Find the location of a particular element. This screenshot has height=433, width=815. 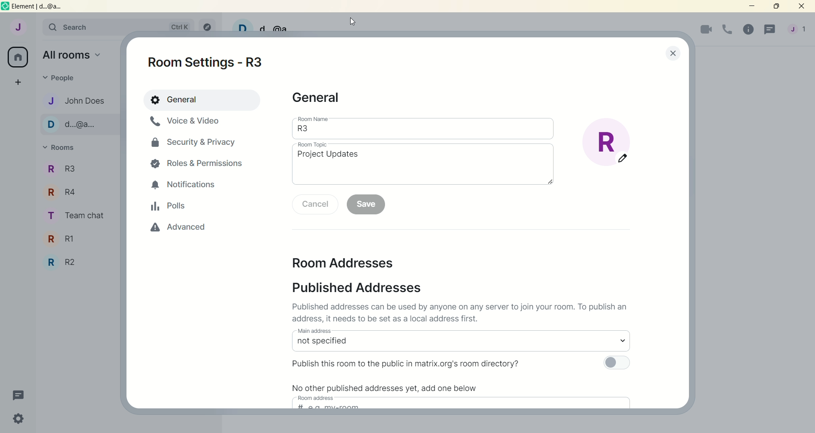

r4 is located at coordinates (77, 168).